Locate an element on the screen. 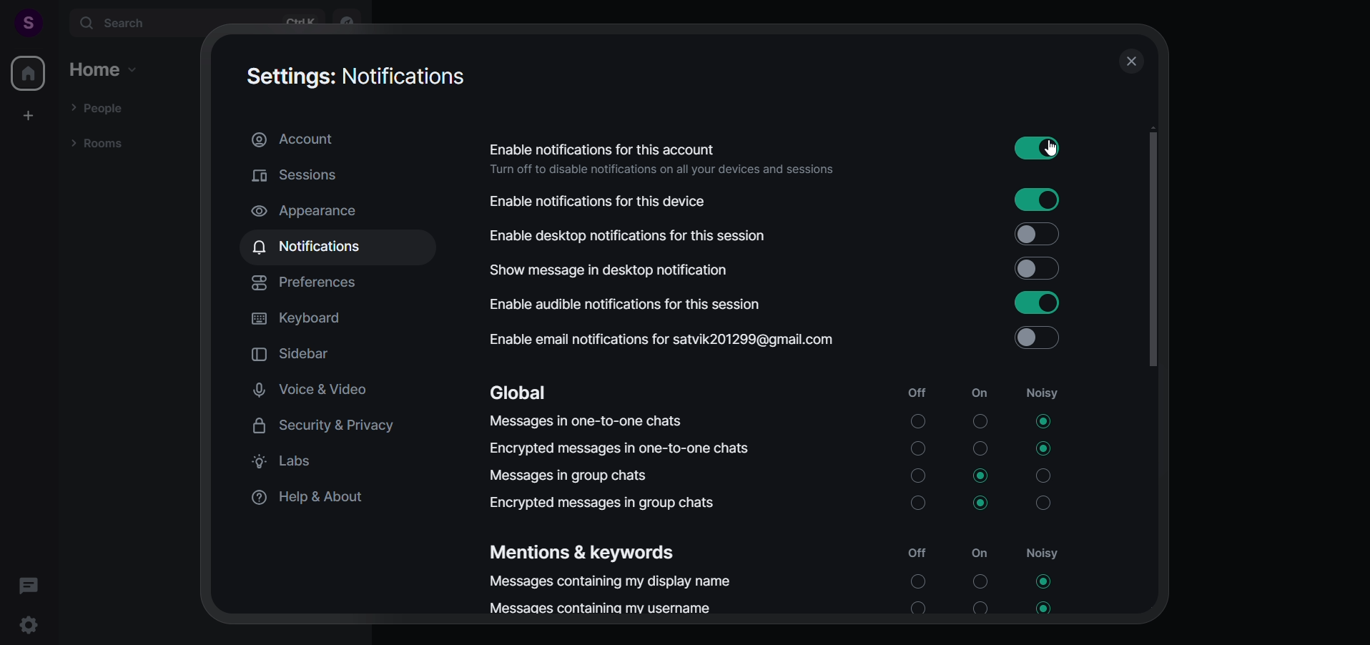 Image resolution: width=1370 pixels, height=645 pixels. enable audio notification is located at coordinates (780, 304).